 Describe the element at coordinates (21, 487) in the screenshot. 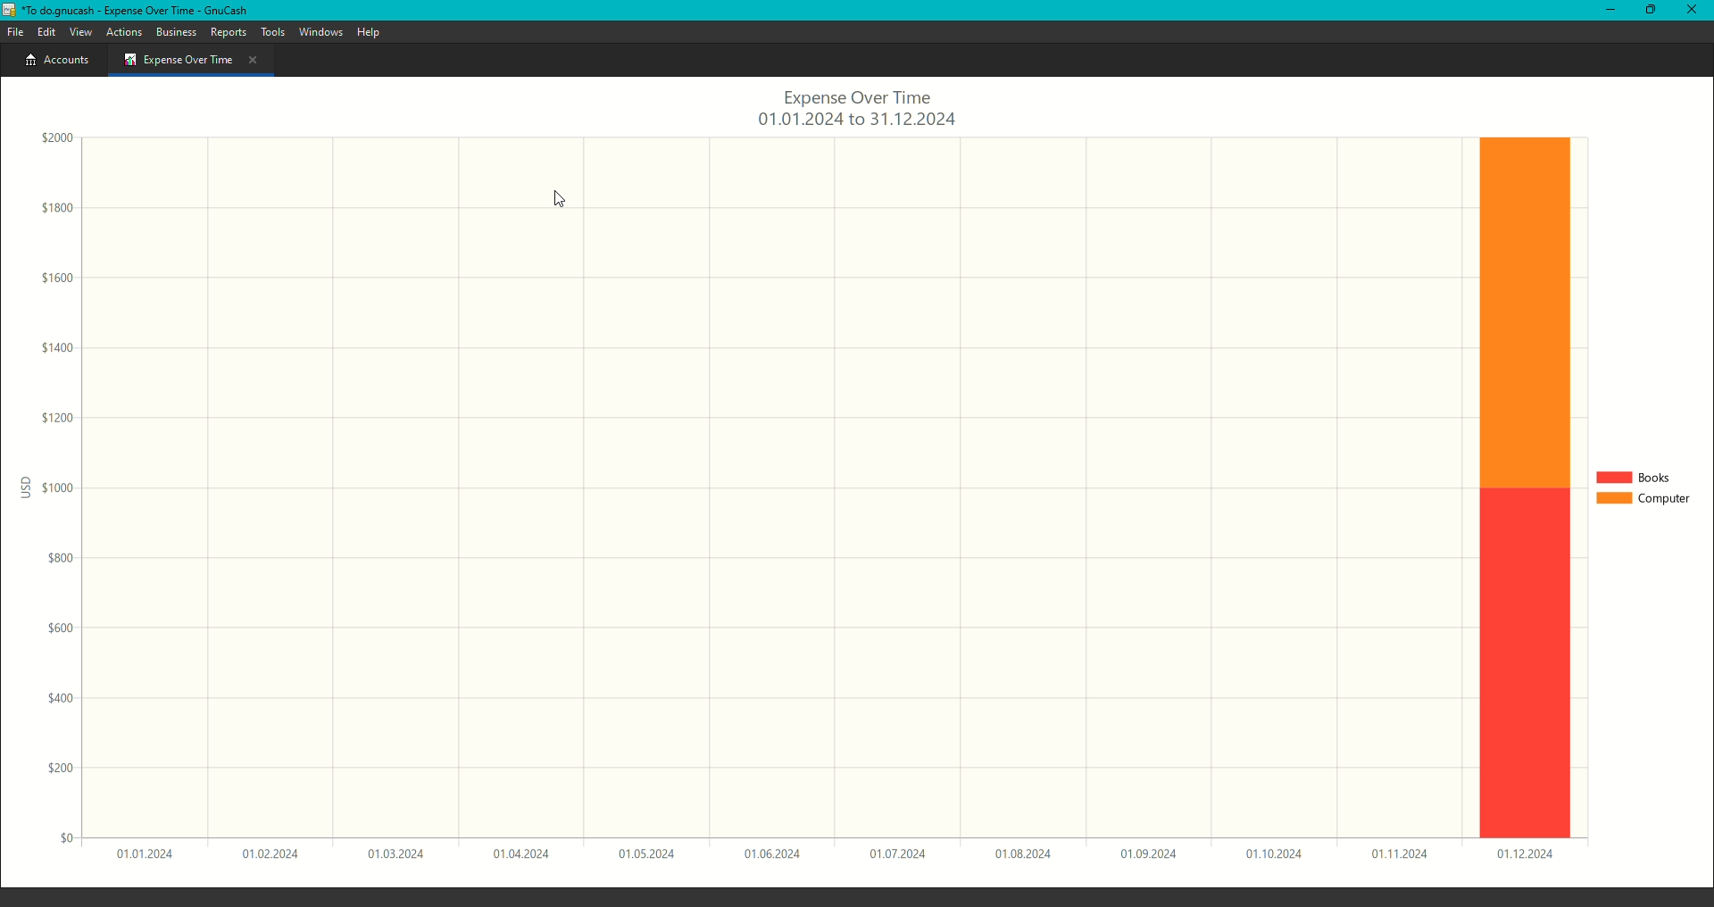

I see `USD` at that location.